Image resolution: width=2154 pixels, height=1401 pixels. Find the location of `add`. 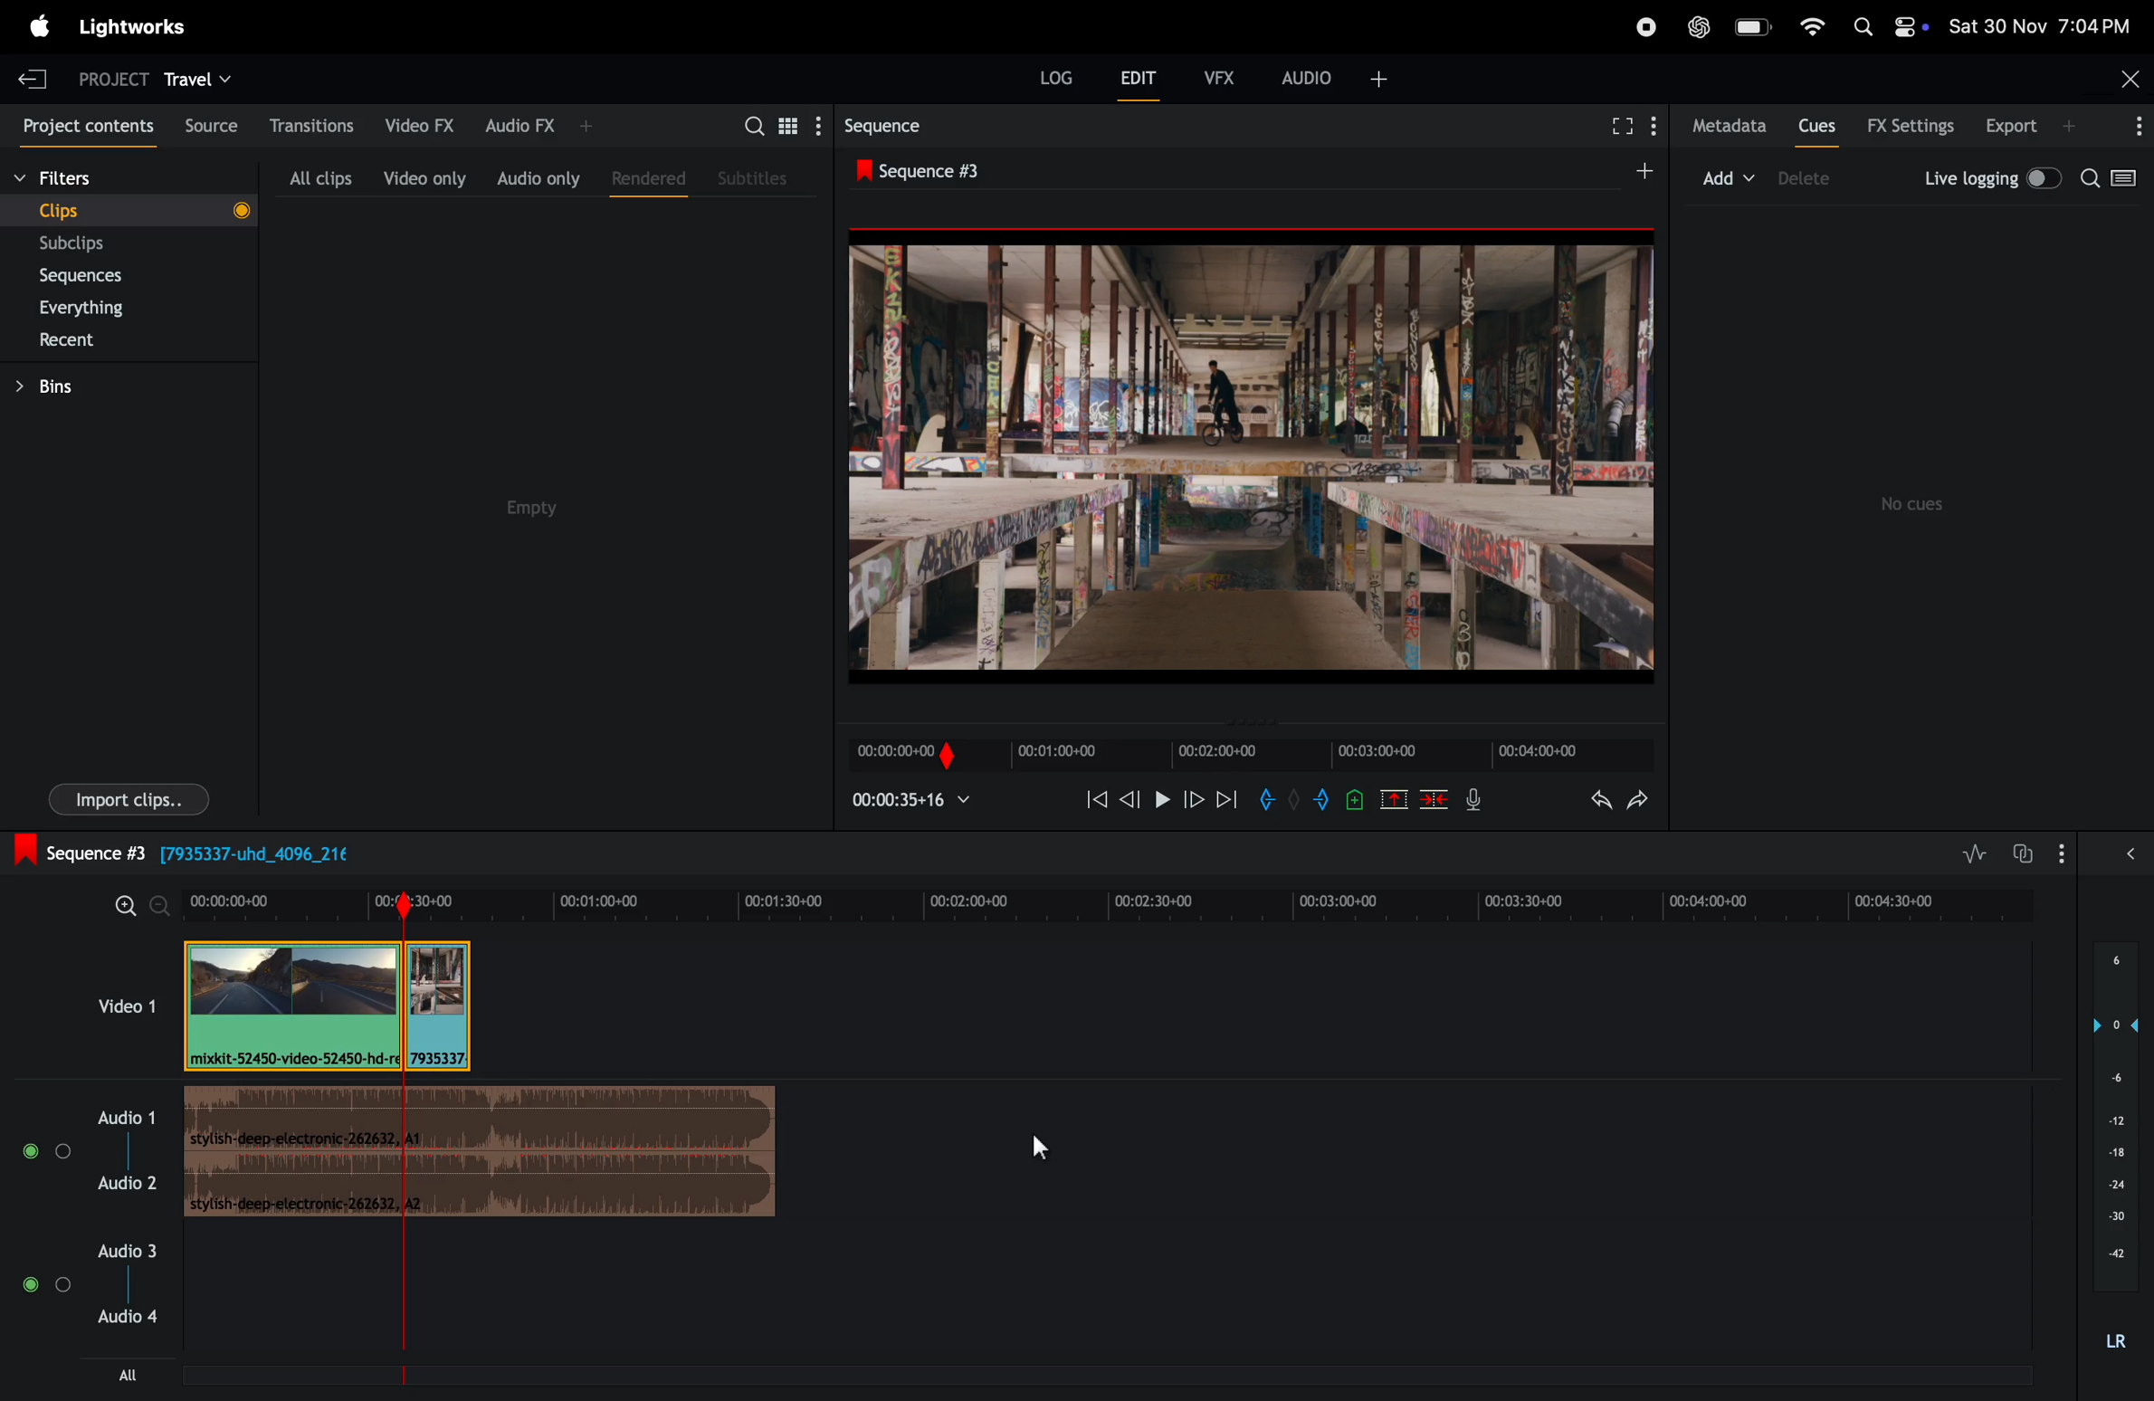

add is located at coordinates (1635, 172).